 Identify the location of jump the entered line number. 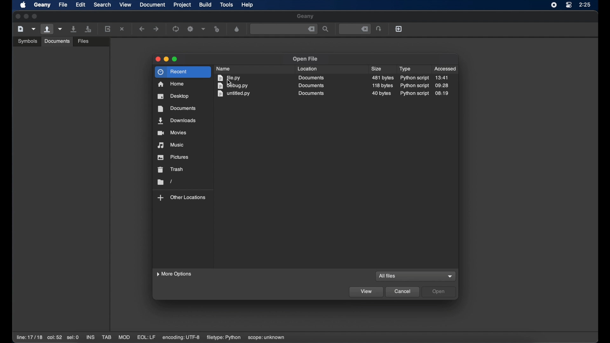
(380, 29).